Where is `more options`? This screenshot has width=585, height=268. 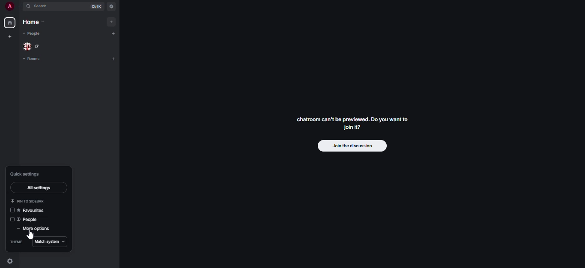
more options is located at coordinates (35, 229).